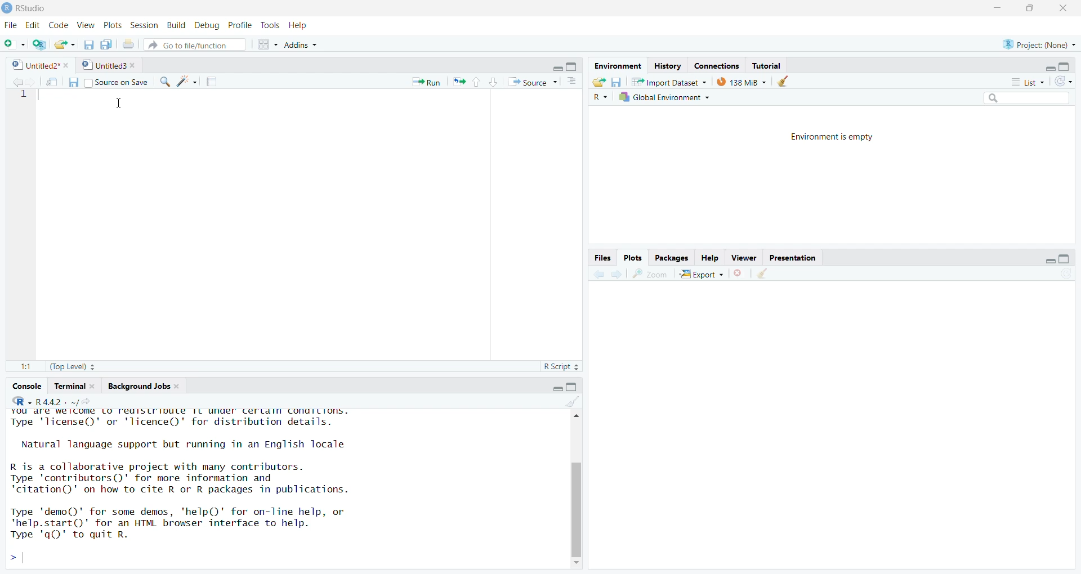 Image resolution: width=1081 pixels, height=574 pixels. Describe the element at coordinates (142, 385) in the screenshot. I see `Background Jobs` at that location.